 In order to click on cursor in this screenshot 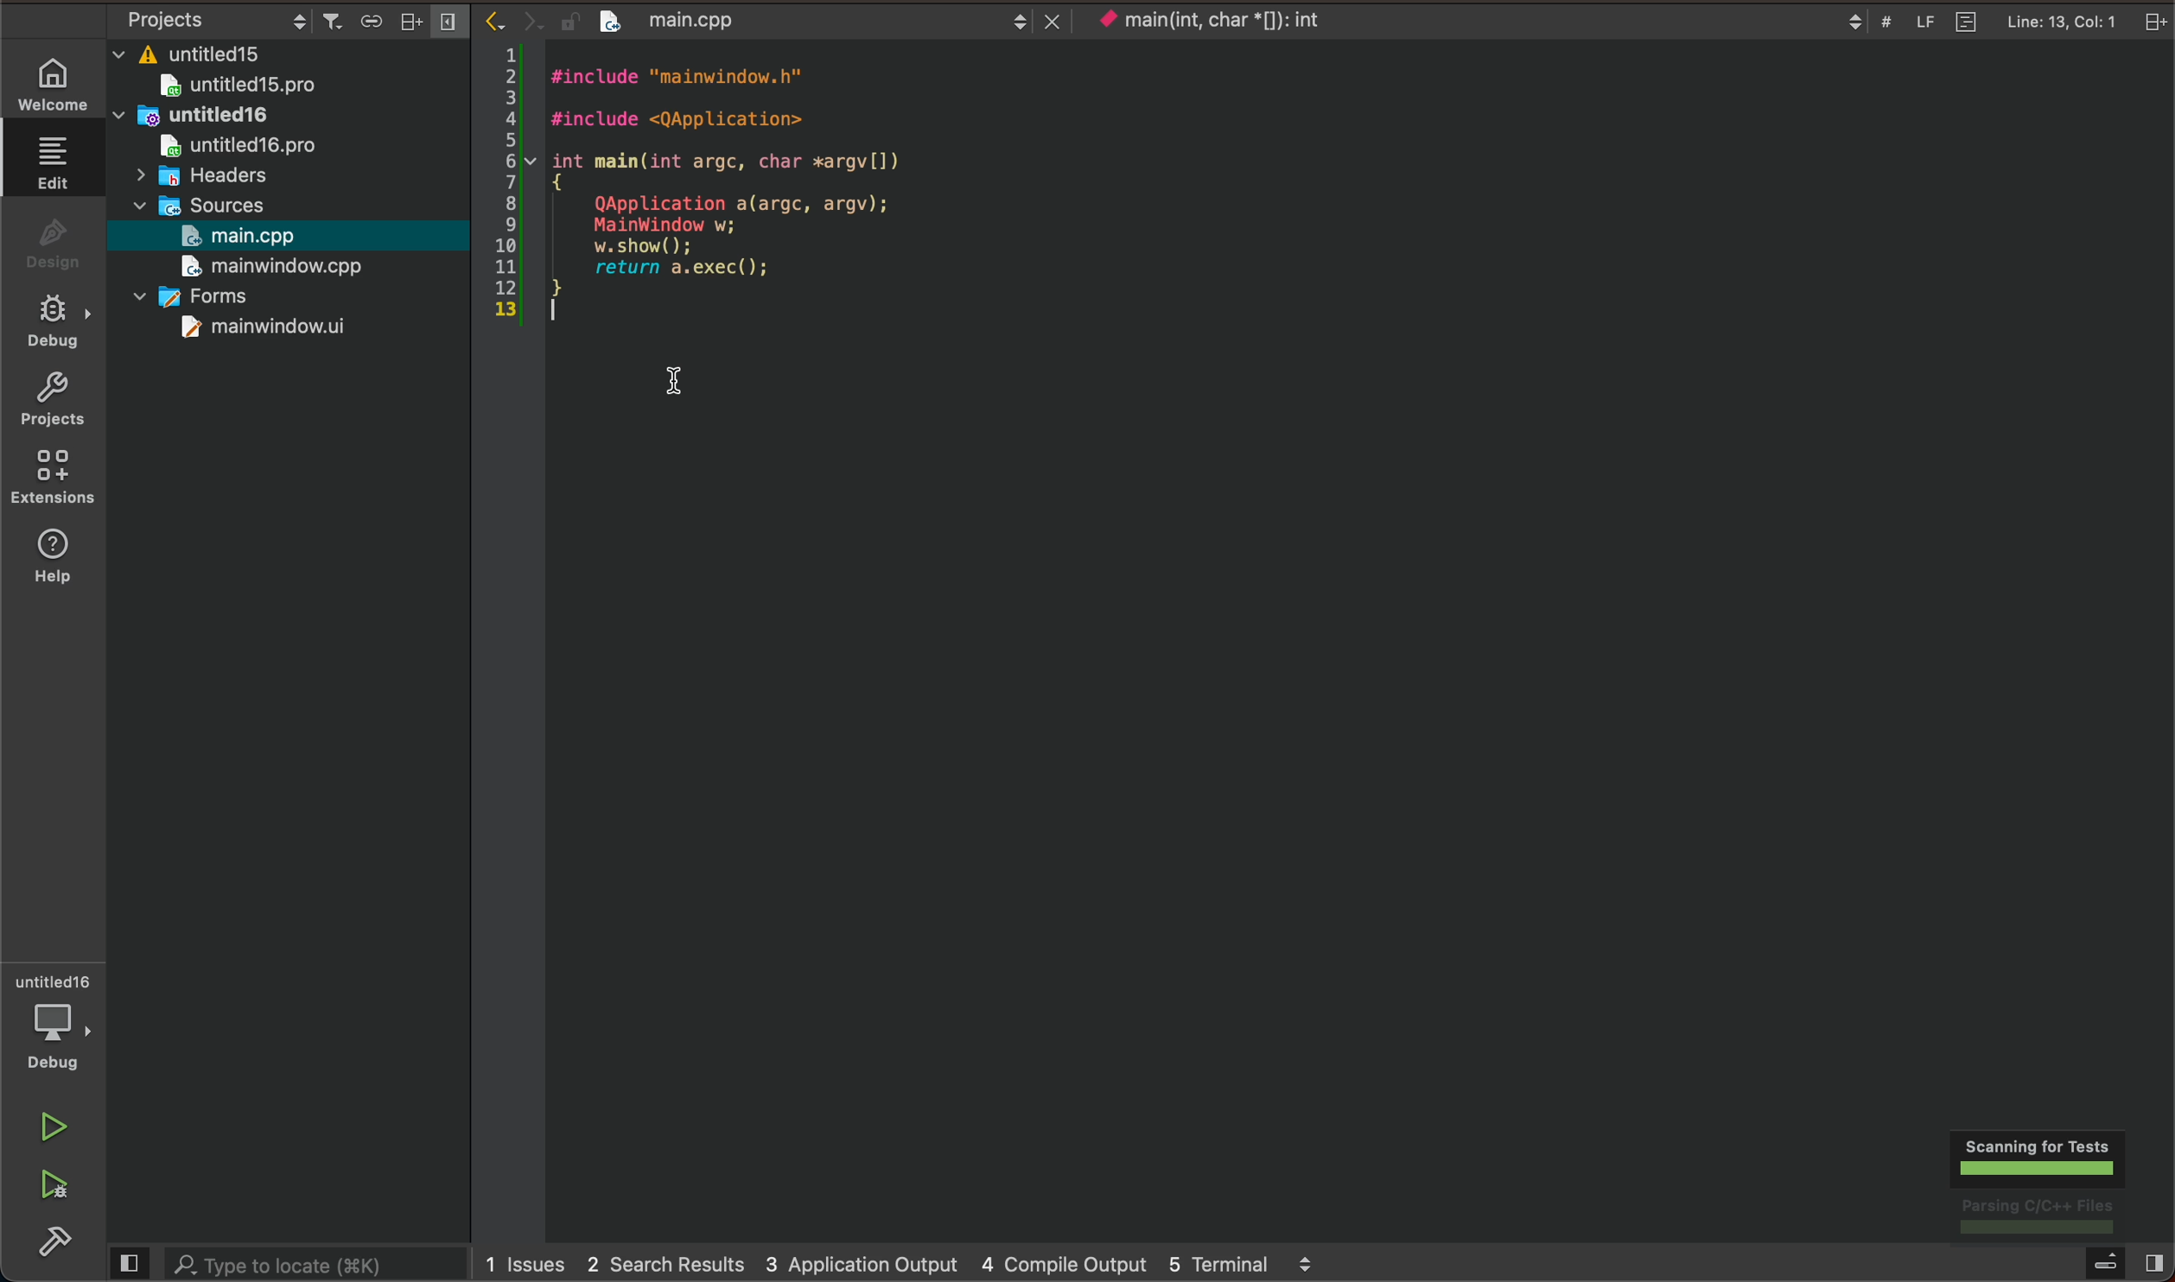, I will do `click(670, 372)`.